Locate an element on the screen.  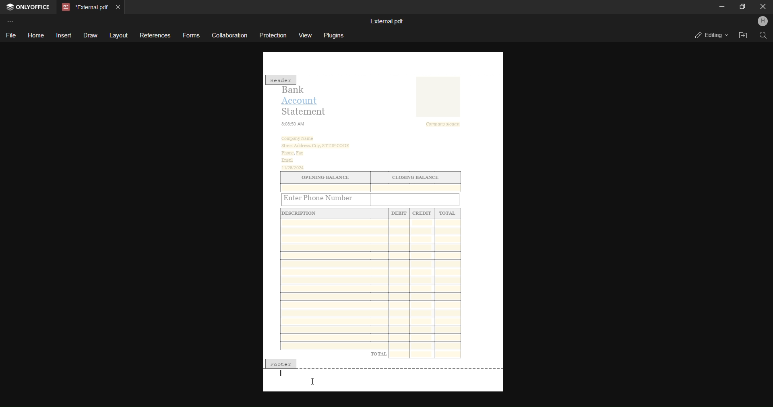
profile is located at coordinates (763, 22).